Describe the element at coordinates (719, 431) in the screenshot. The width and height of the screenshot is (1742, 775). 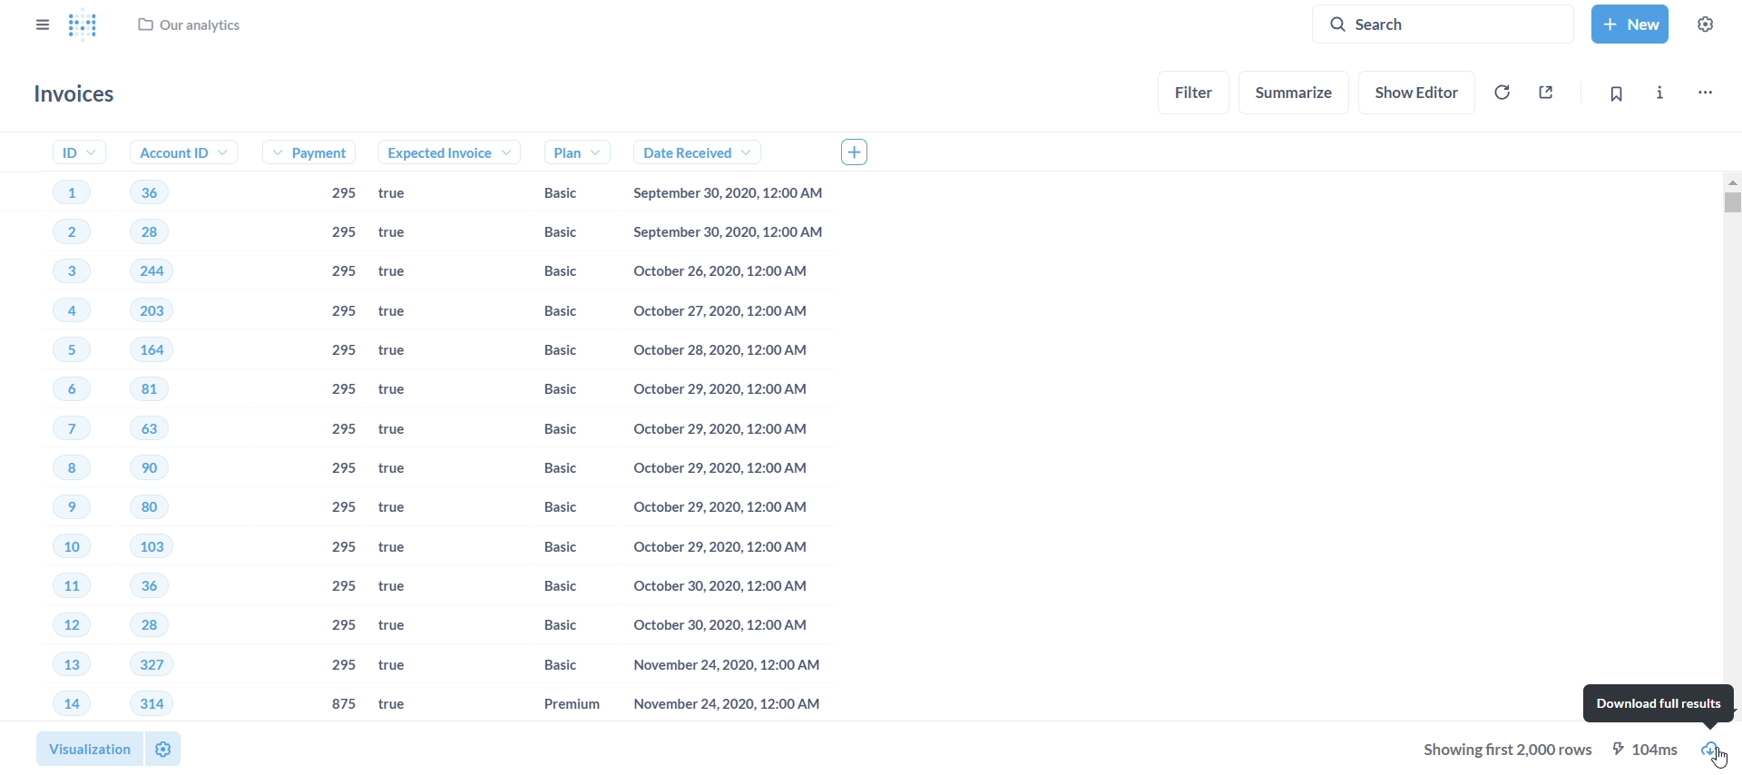
I see `October 29,2020, 12:00 AM` at that location.